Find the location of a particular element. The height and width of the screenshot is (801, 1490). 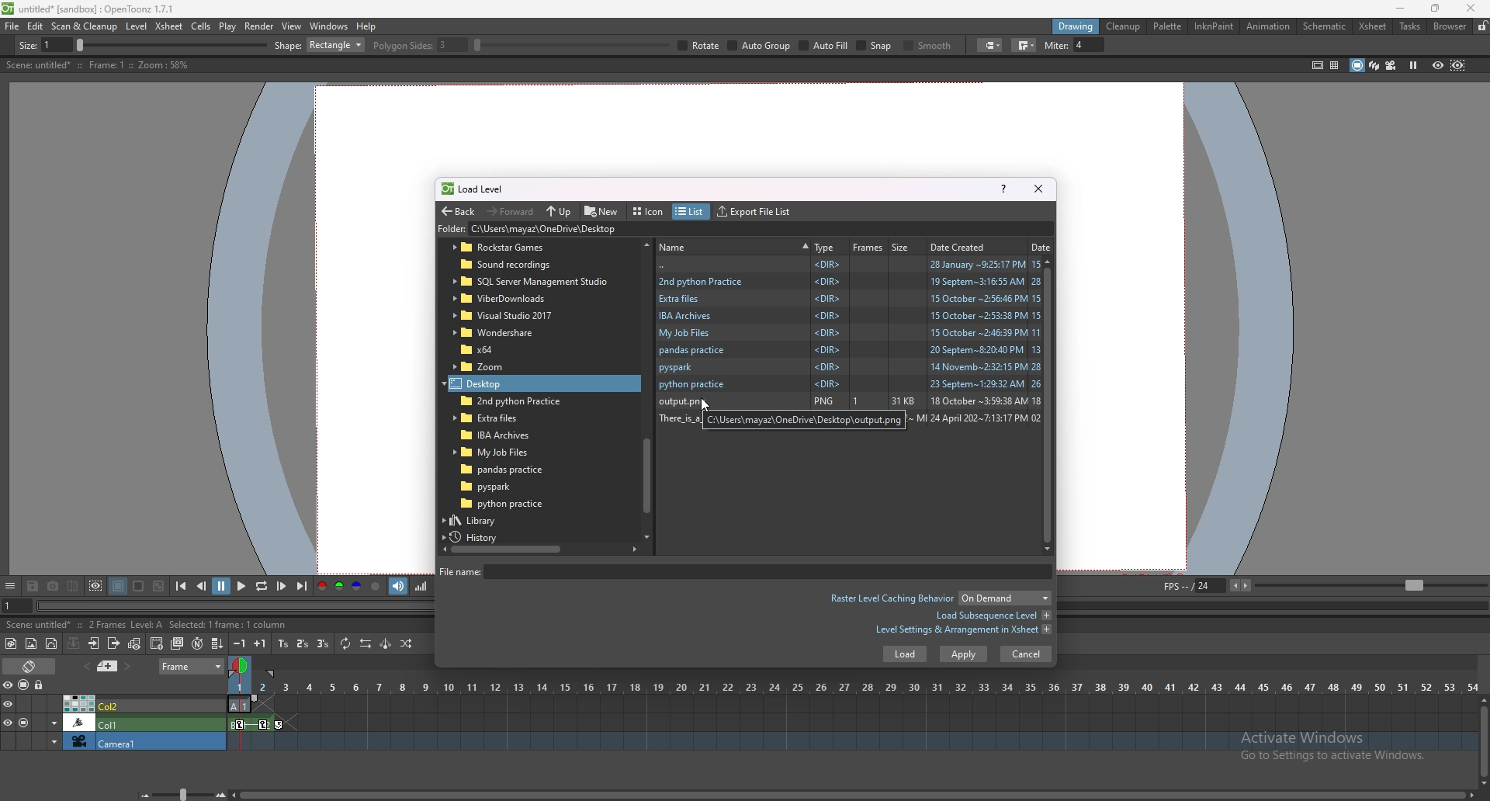

new is located at coordinates (602, 210).